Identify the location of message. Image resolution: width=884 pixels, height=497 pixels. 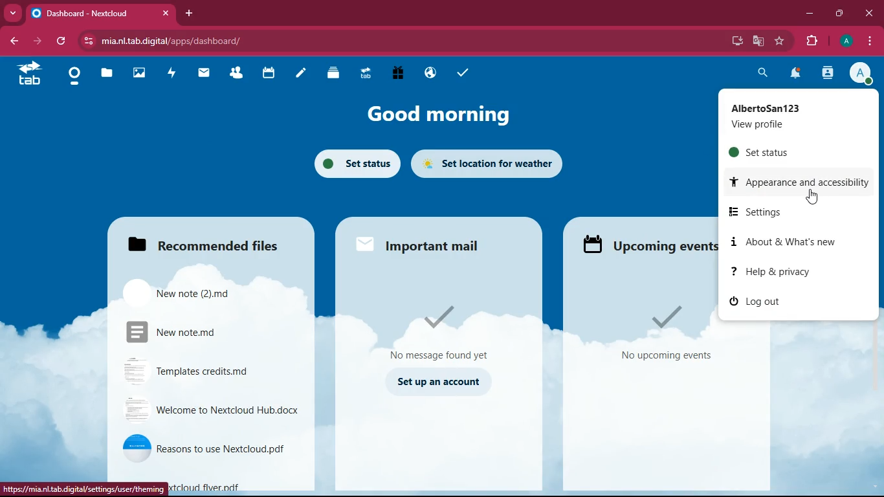
(444, 332).